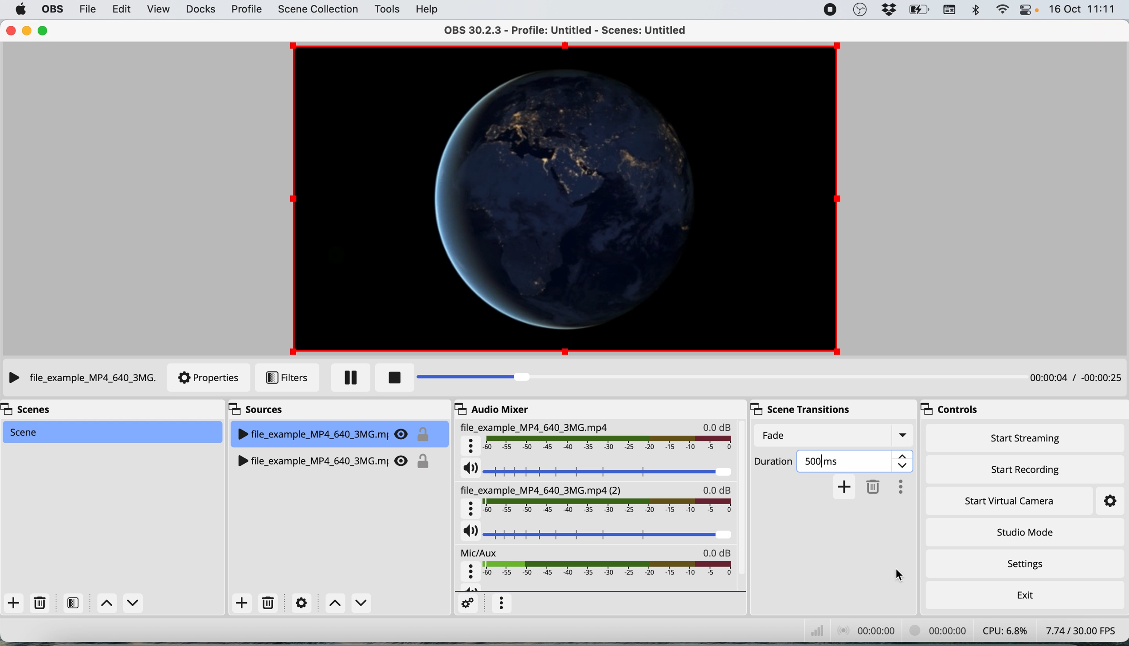  I want to click on properties, so click(209, 378).